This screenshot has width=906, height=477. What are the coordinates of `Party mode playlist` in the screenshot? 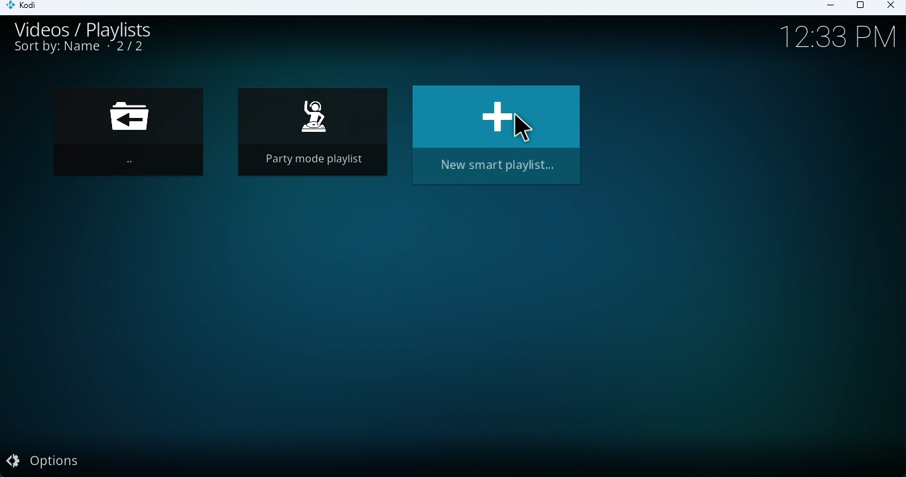 It's located at (310, 134).